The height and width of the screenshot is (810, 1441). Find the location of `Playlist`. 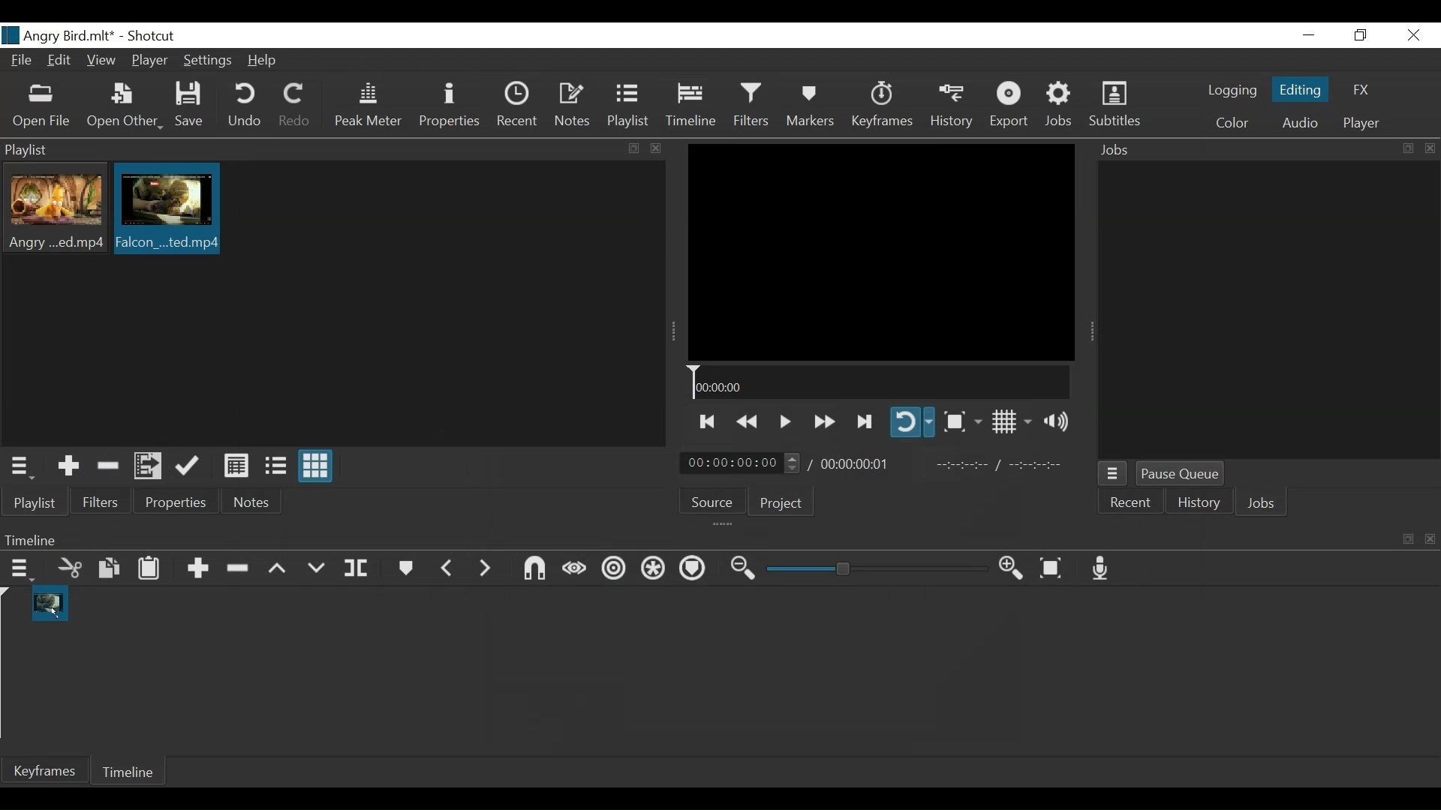

Playlist is located at coordinates (35, 502).